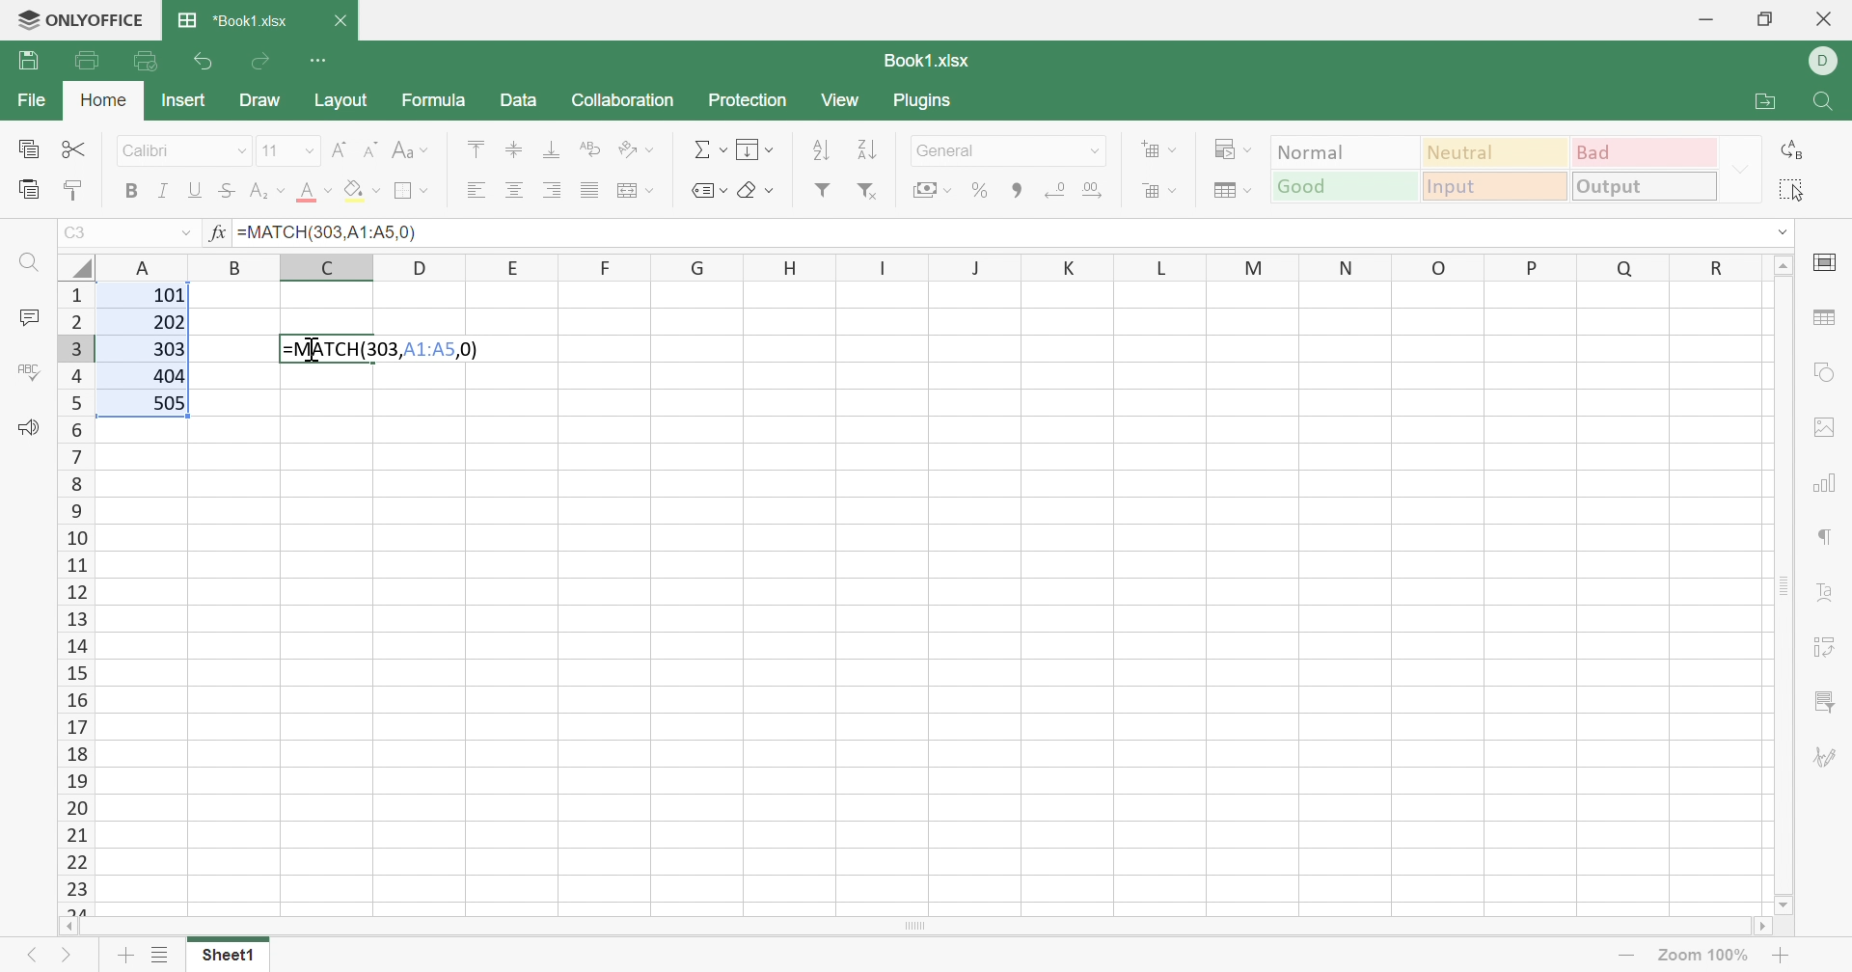 The image size is (1852, 972). What do you see at coordinates (435, 98) in the screenshot?
I see `Formula` at bounding box center [435, 98].